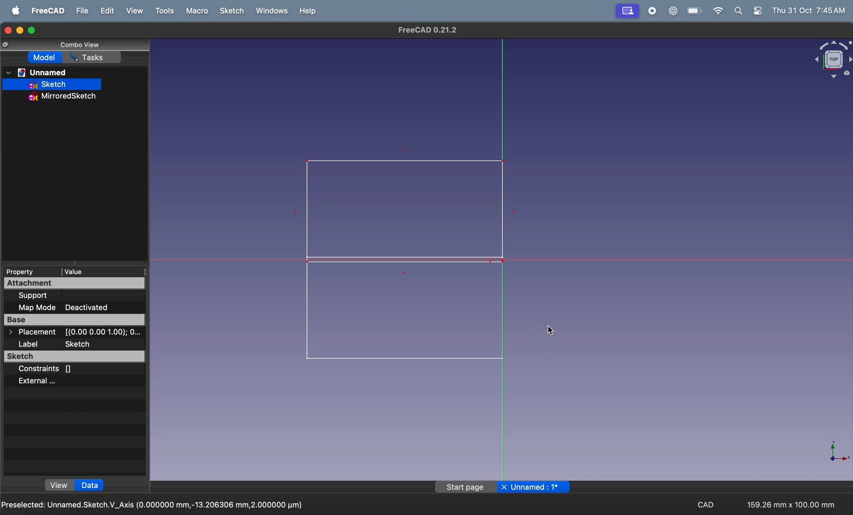 The width and height of the screenshot is (853, 515). What do you see at coordinates (75, 319) in the screenshot?
I see `base` at bounding box center [75, 319].